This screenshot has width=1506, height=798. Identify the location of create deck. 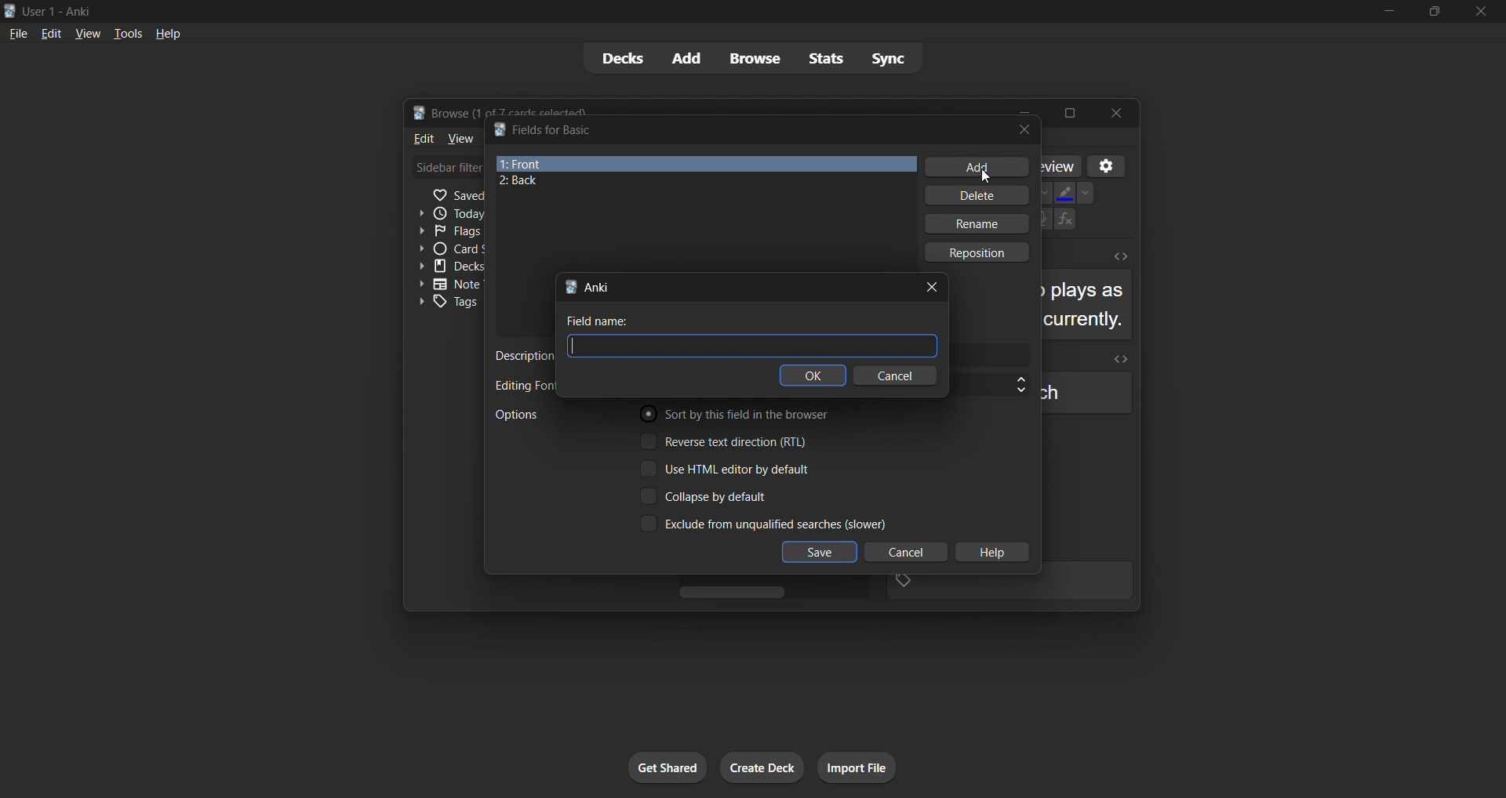
(764, 770).